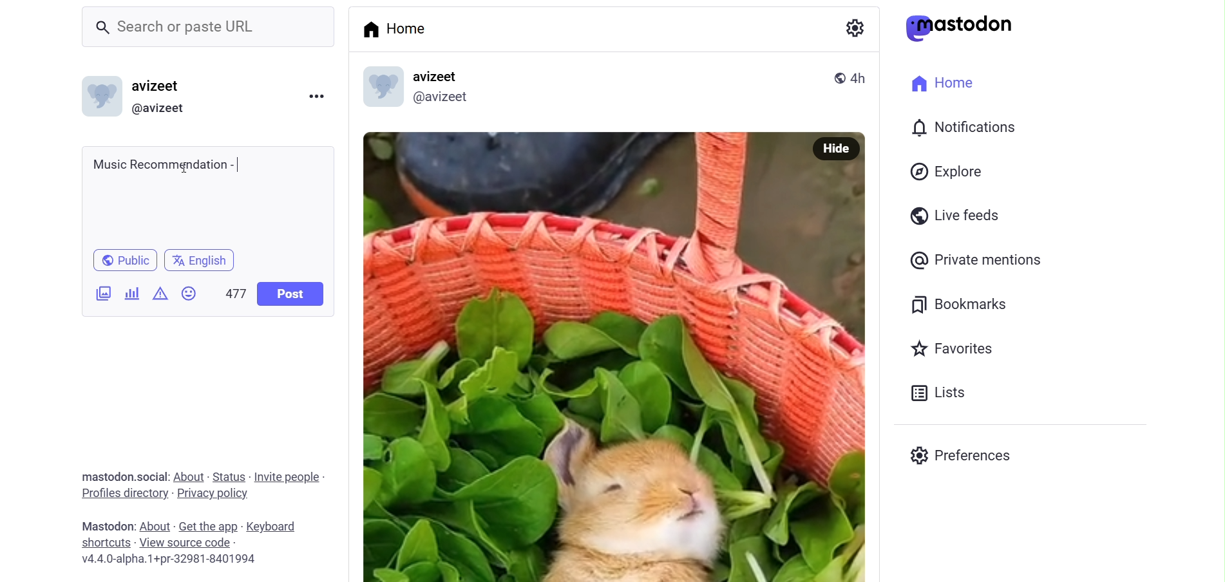  Describe the element at coordinates (188, 292) in the screenshot. I see `Emojis` at that location.